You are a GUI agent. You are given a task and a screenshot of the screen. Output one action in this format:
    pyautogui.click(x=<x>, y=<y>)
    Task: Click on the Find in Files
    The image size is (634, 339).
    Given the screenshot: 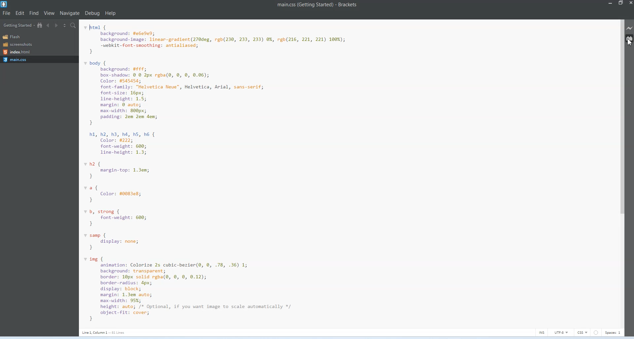 What is the action you would take?
    pyautogui.click(x=74, y=25)
    